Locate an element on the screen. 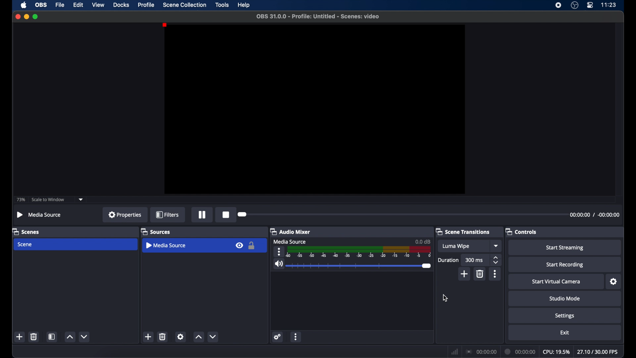 This screenshot has height=358, width=636. start virtual camera is located at coordinates (556, 282).